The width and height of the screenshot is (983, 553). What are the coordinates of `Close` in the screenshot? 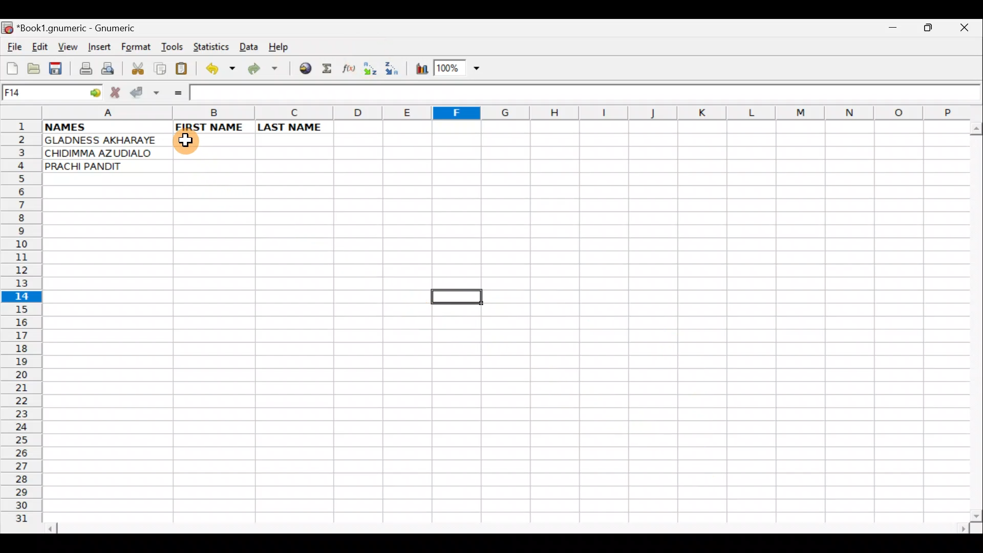 It's located at (967, 30).